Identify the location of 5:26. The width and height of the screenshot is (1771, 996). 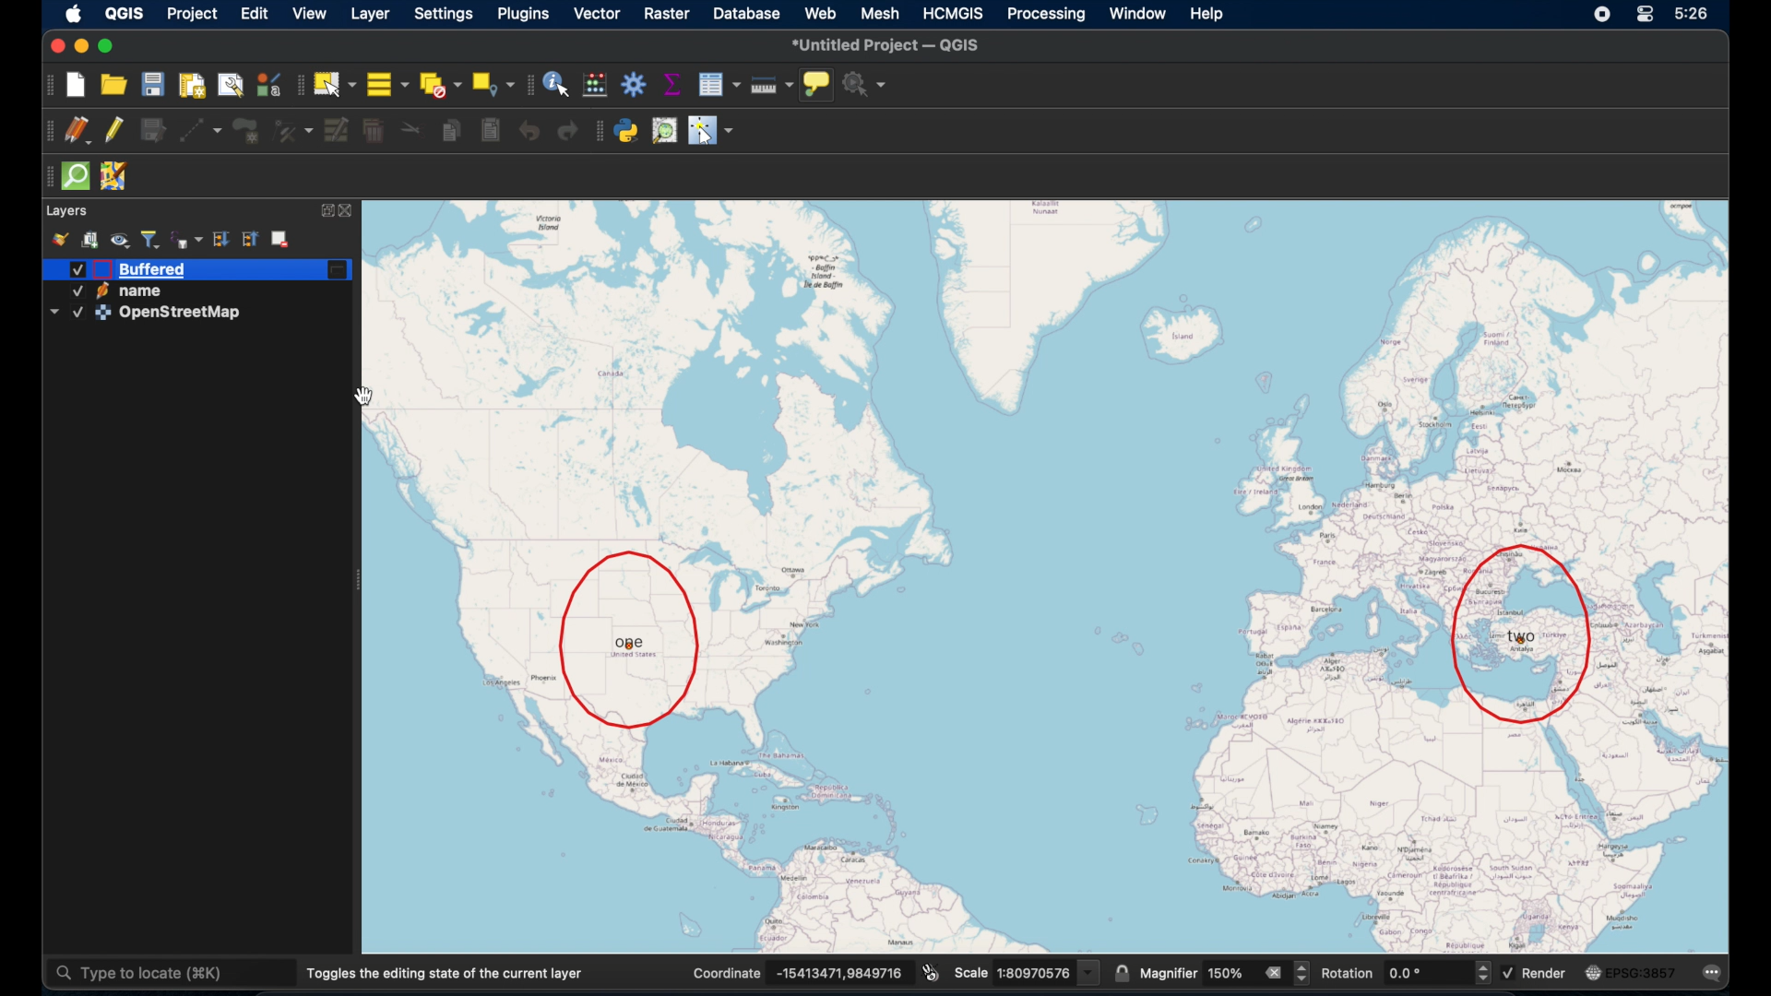
(1693, 13).